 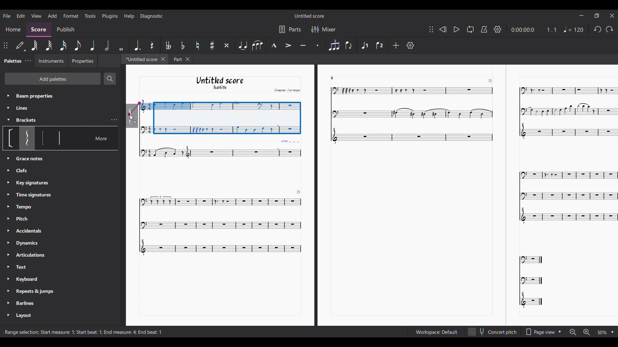 I want to click on , so click(x=8, y=182).